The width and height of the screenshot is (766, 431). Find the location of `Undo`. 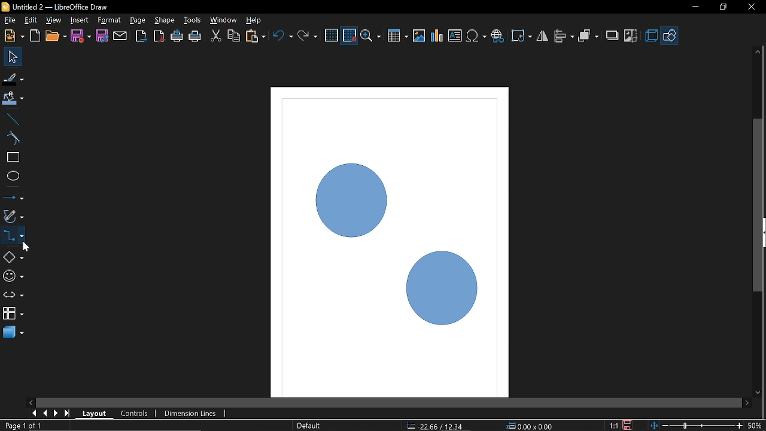

Undo is located at coordinates (282, 35).